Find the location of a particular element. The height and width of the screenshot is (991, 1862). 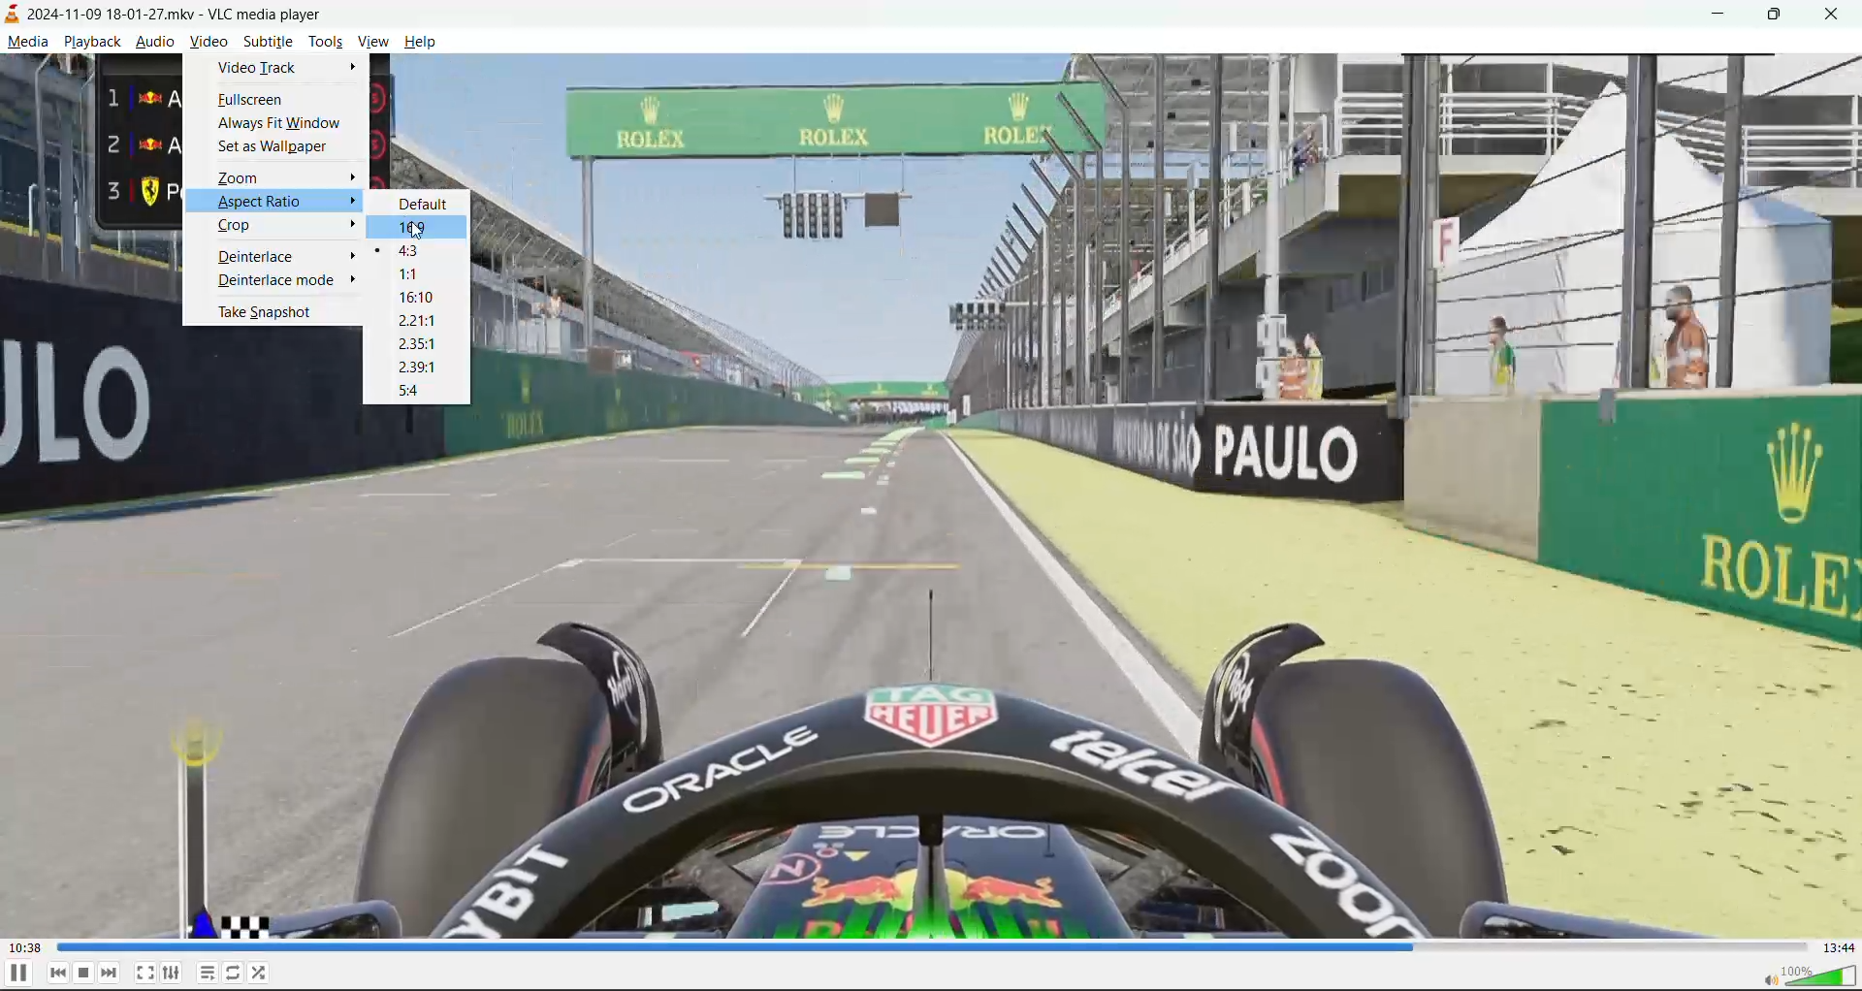

take snapshot is located at coordinates (271, 313).